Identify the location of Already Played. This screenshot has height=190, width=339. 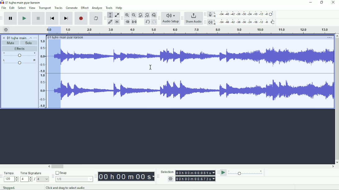
(52, 30).